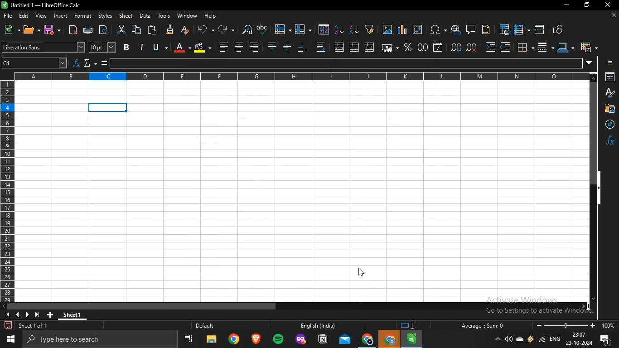  What do you see at coordinates (320, 47) in the screenshot?
I see `wrap text` at bounding box center [320, 47].